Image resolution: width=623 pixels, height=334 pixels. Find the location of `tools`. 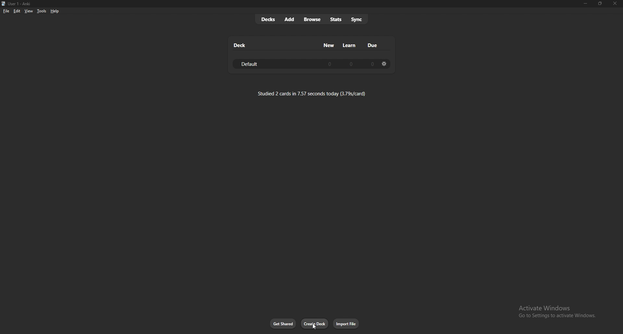

tools is located at coordinates (42, 11).